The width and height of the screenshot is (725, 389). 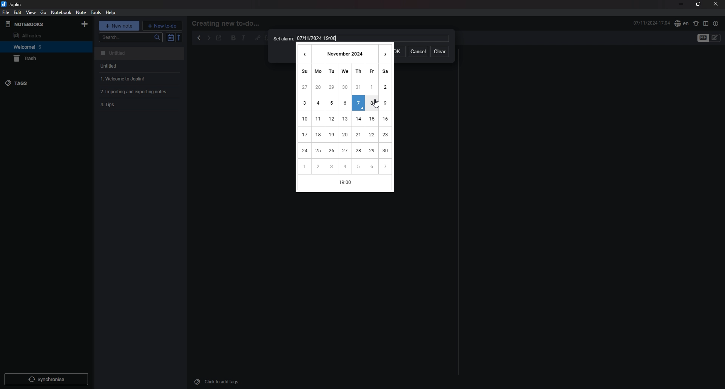 I want to click on toggle sort order, so click(x=170, y=37).